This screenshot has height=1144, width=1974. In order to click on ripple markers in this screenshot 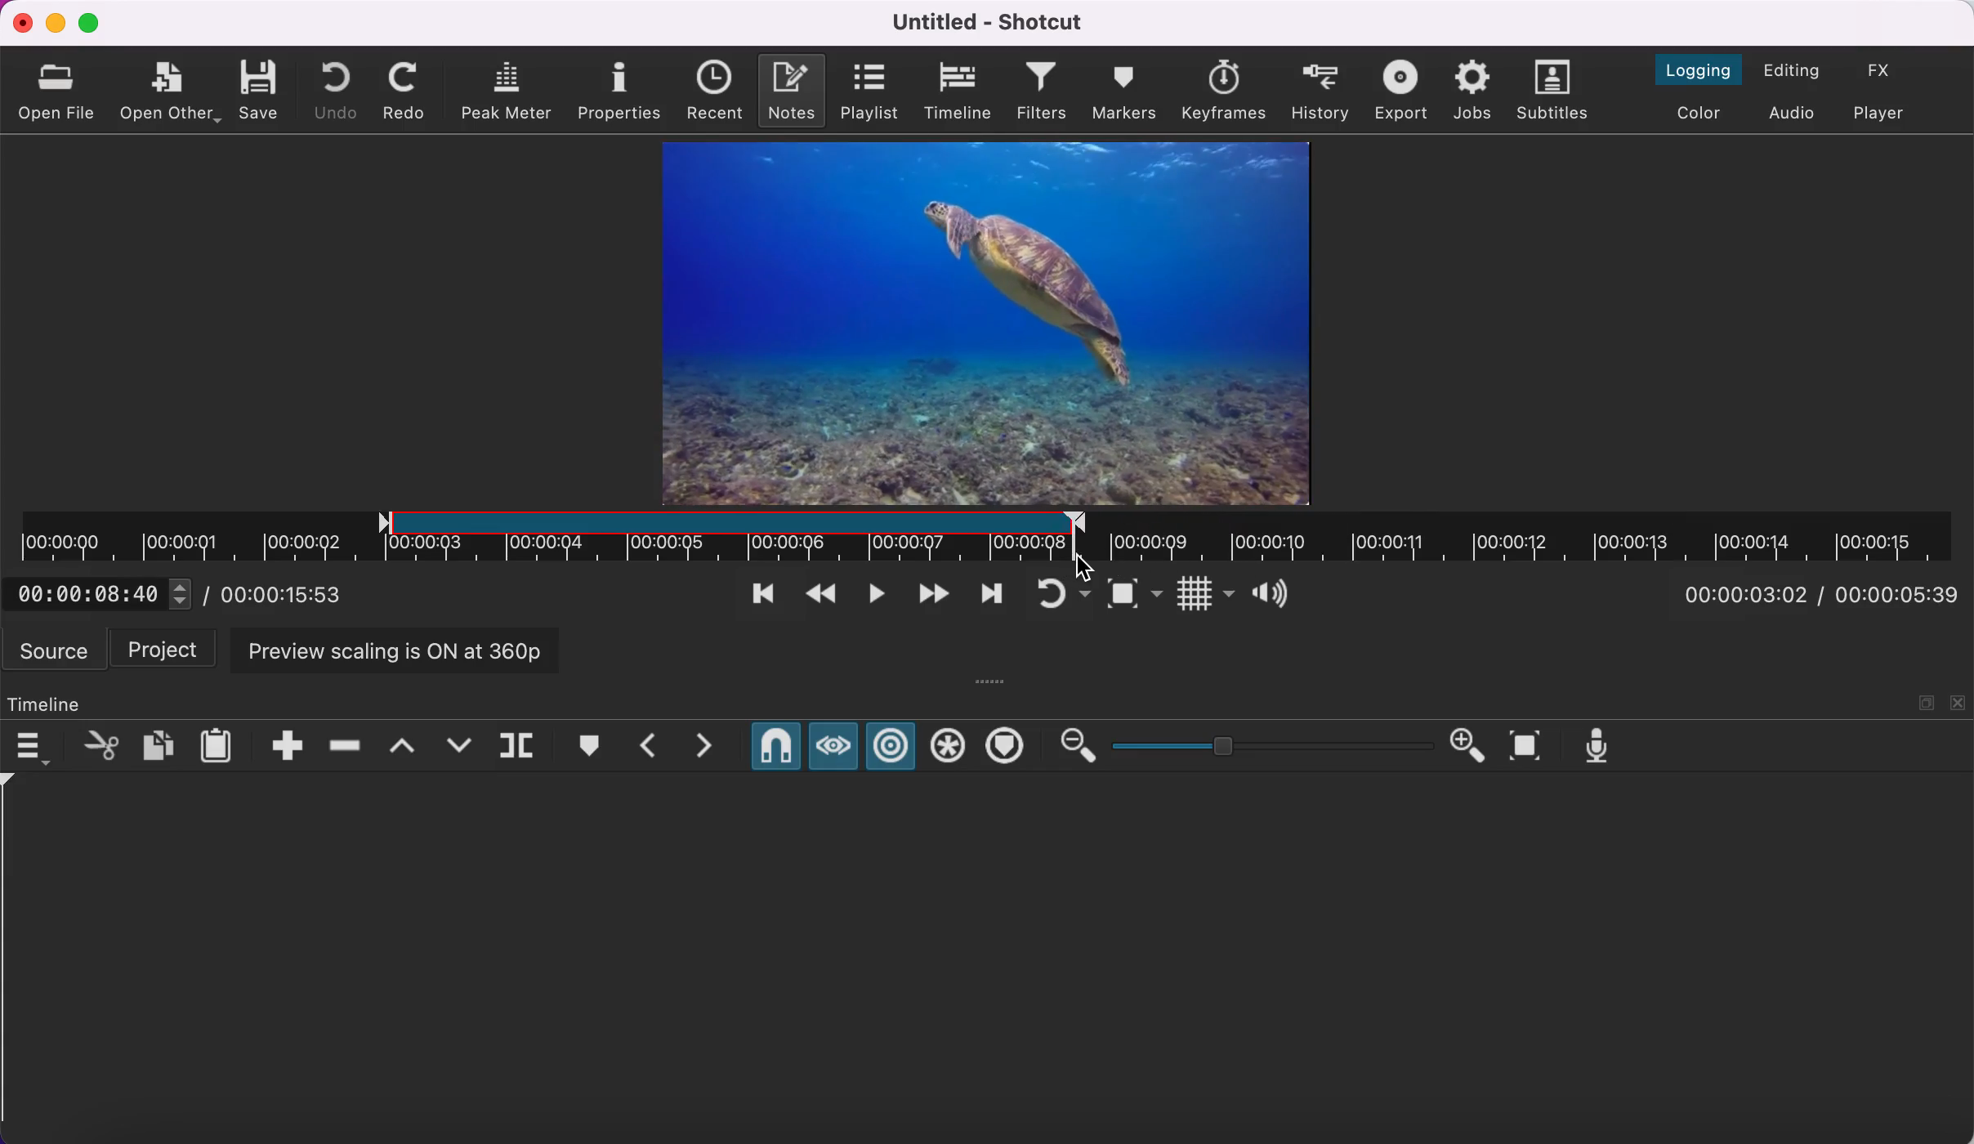, I will do `click(1006, 747)`.